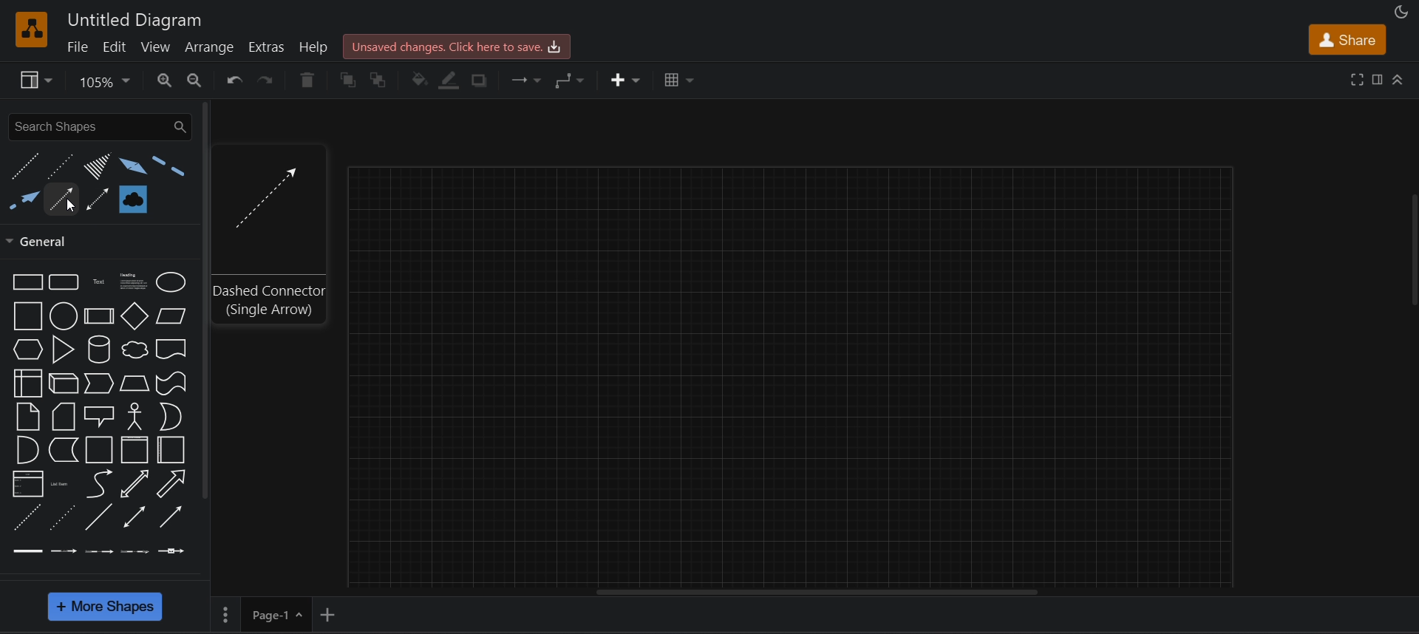 The width and height of the screenshot is (1419, 634). Describe the element at coordinates (98, 282) in the screenshot. I see `text` at that location.